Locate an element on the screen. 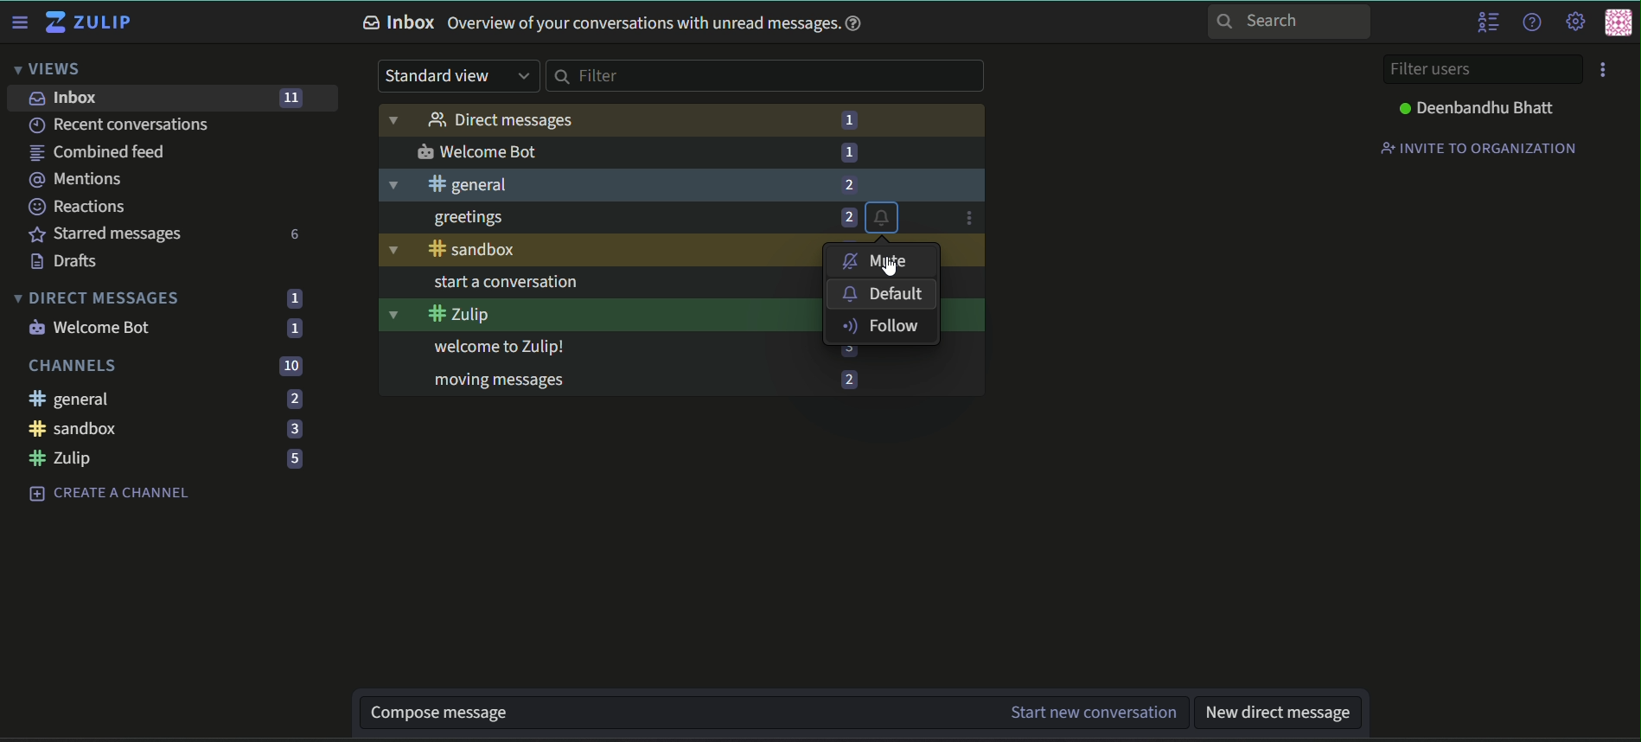 This screenshot has height=742, width=1641. Direct Messages is located at coordinates (97, 297).